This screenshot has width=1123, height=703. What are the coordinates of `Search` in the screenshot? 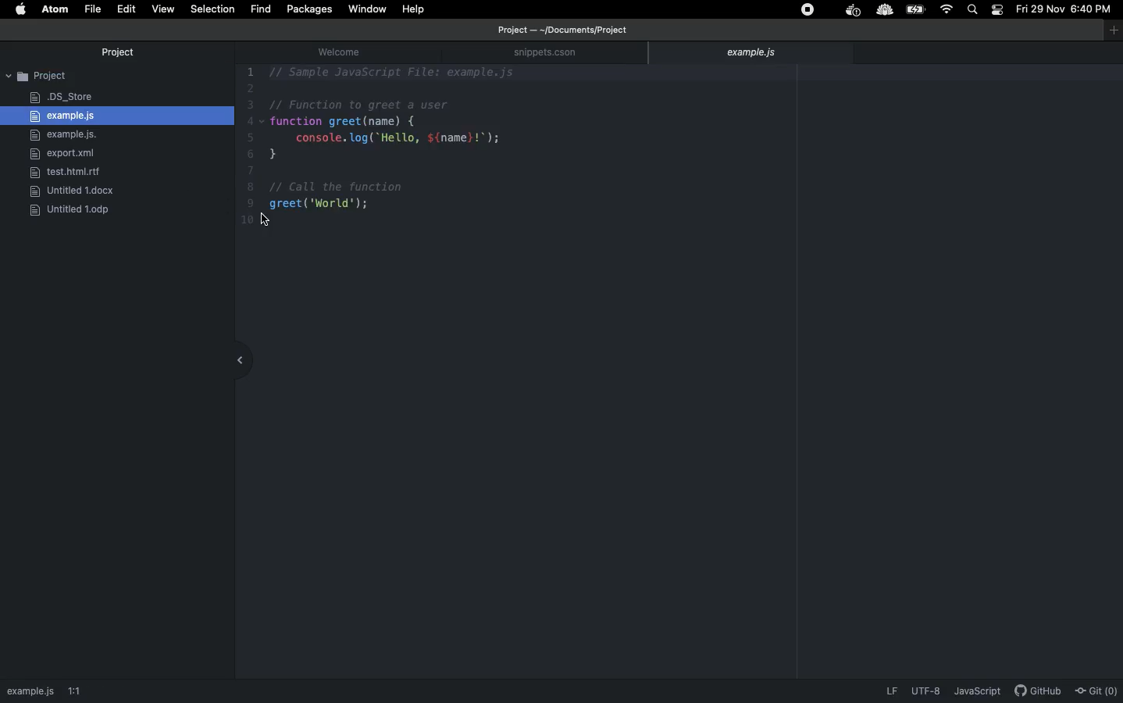 It's located at (975, 9).